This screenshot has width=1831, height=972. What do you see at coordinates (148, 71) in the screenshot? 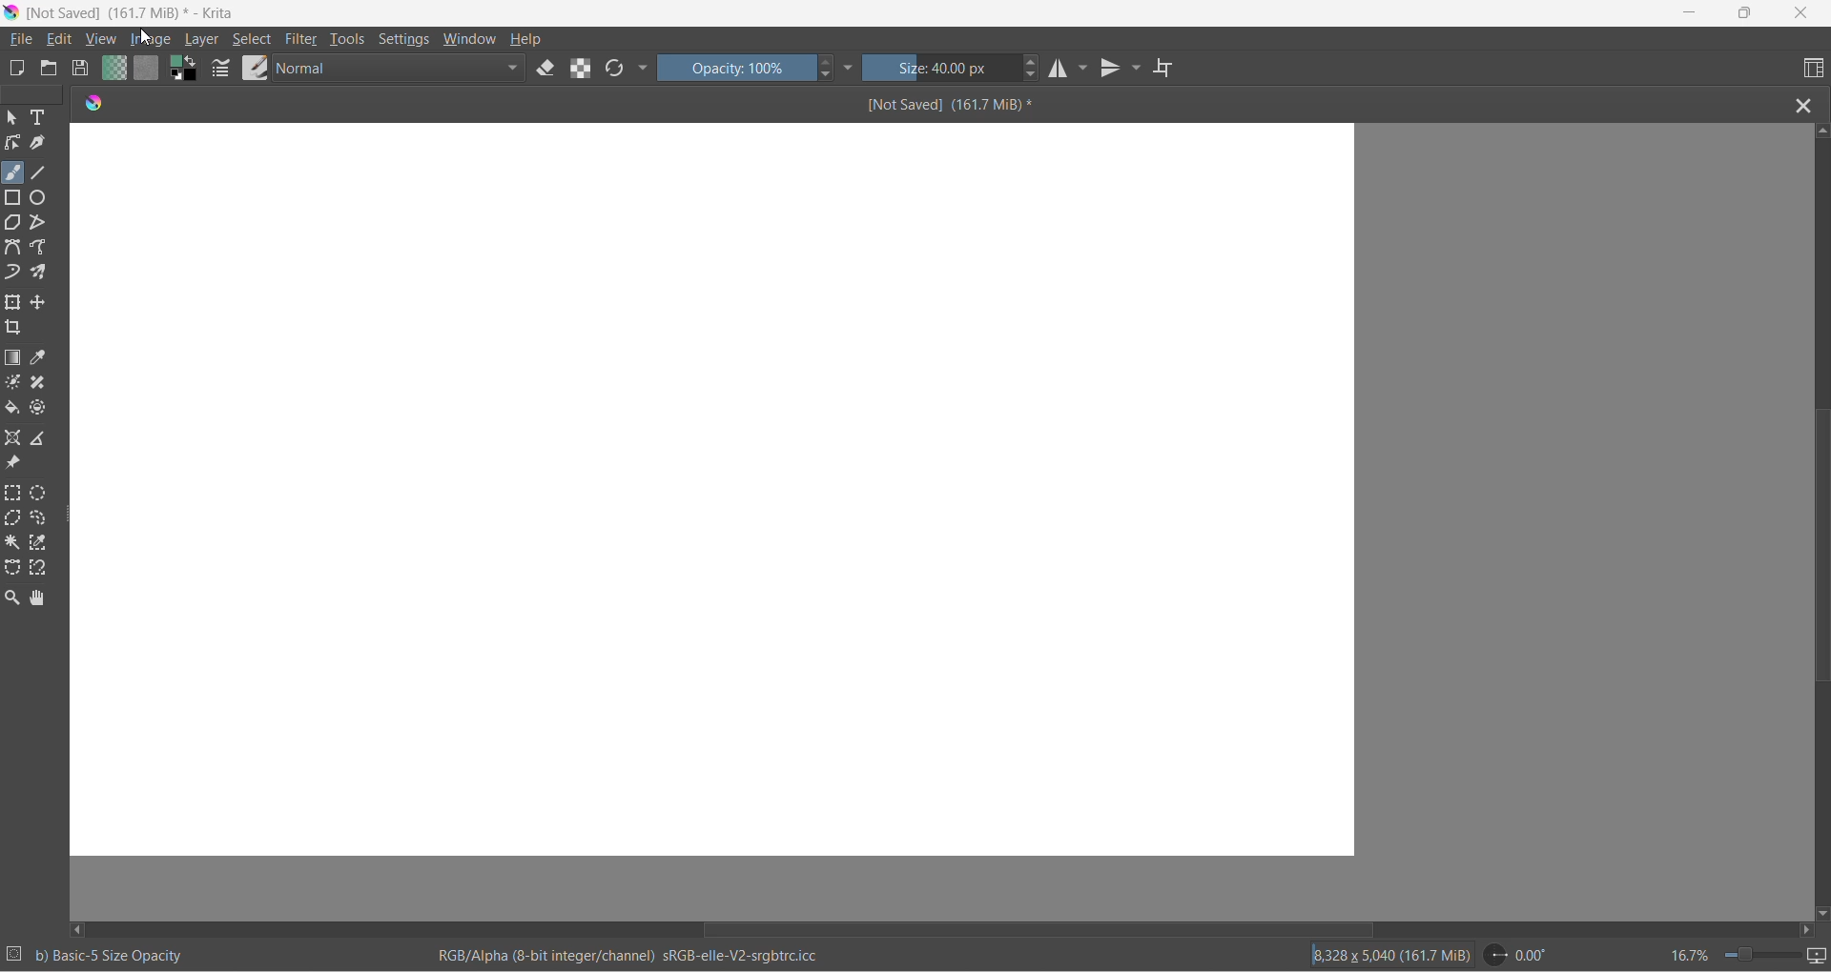
I see `fill patterns` at bounding box center [148, 71].